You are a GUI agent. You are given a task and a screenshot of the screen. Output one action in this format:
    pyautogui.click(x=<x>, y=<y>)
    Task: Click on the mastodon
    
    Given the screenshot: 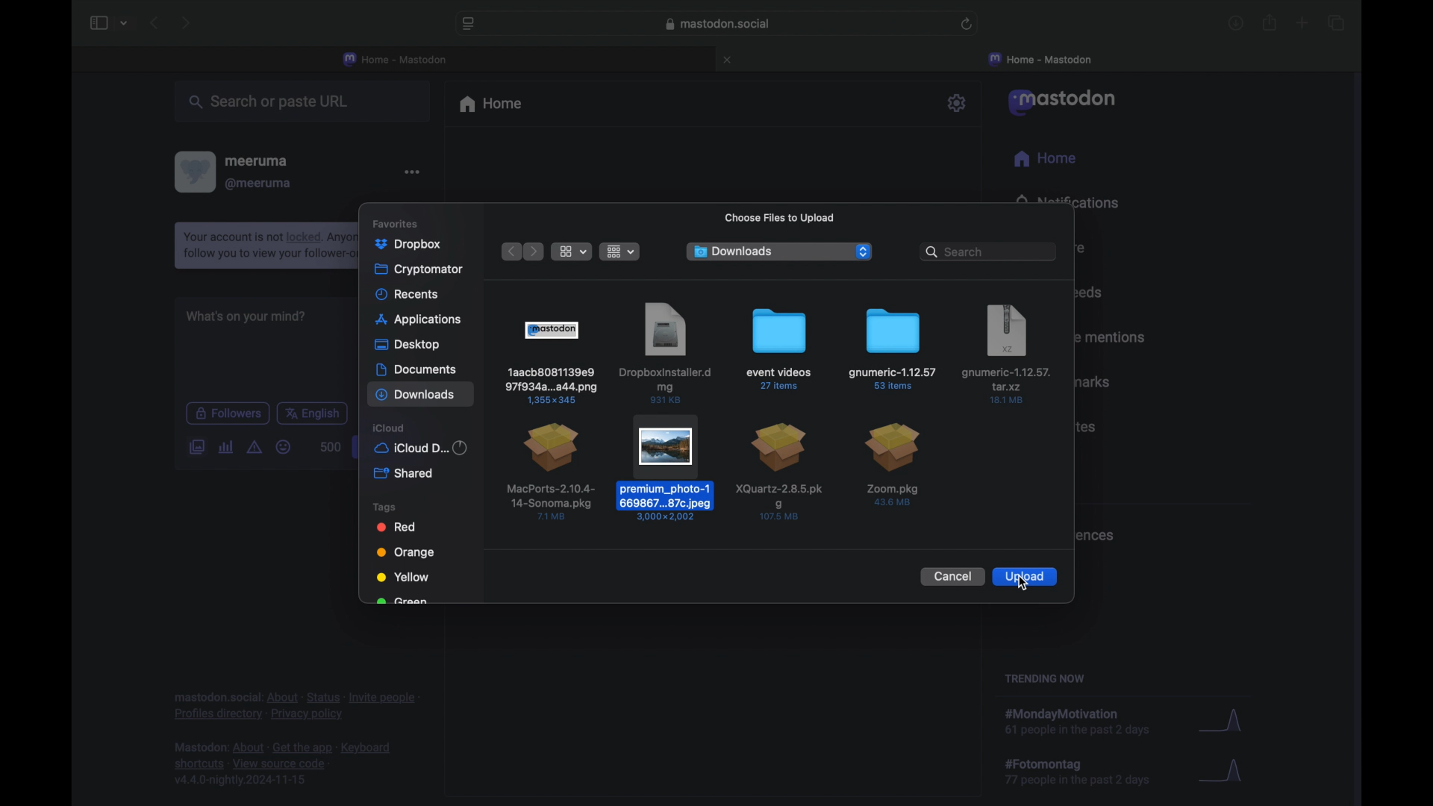 What is the action you would take?
    pyautogui.click(x=1064, y=102)
    